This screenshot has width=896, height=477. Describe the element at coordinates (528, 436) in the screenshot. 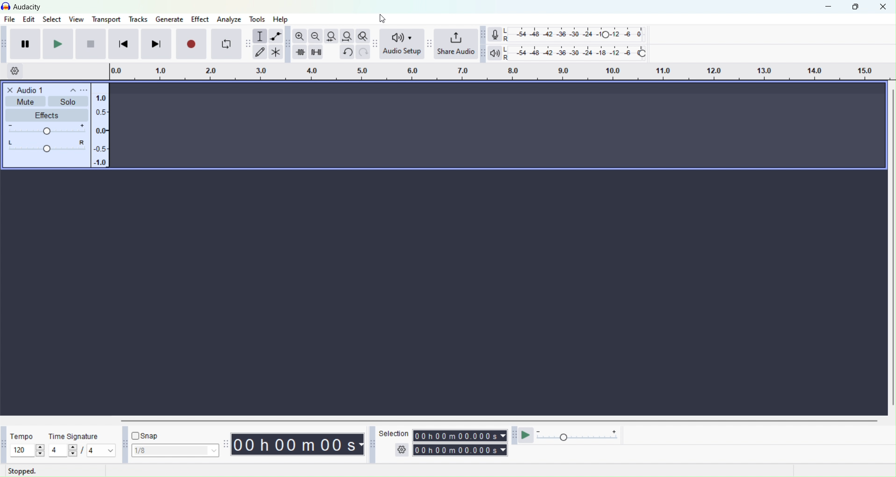

I see `Play at speed` at that location.